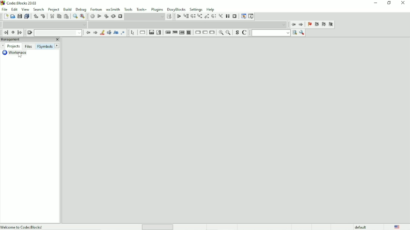 This screenshot has height=230, width=410. What do you see at coordinates (99, 16) in the screenshot?
I see `Run` at bounding box center [99, 16].